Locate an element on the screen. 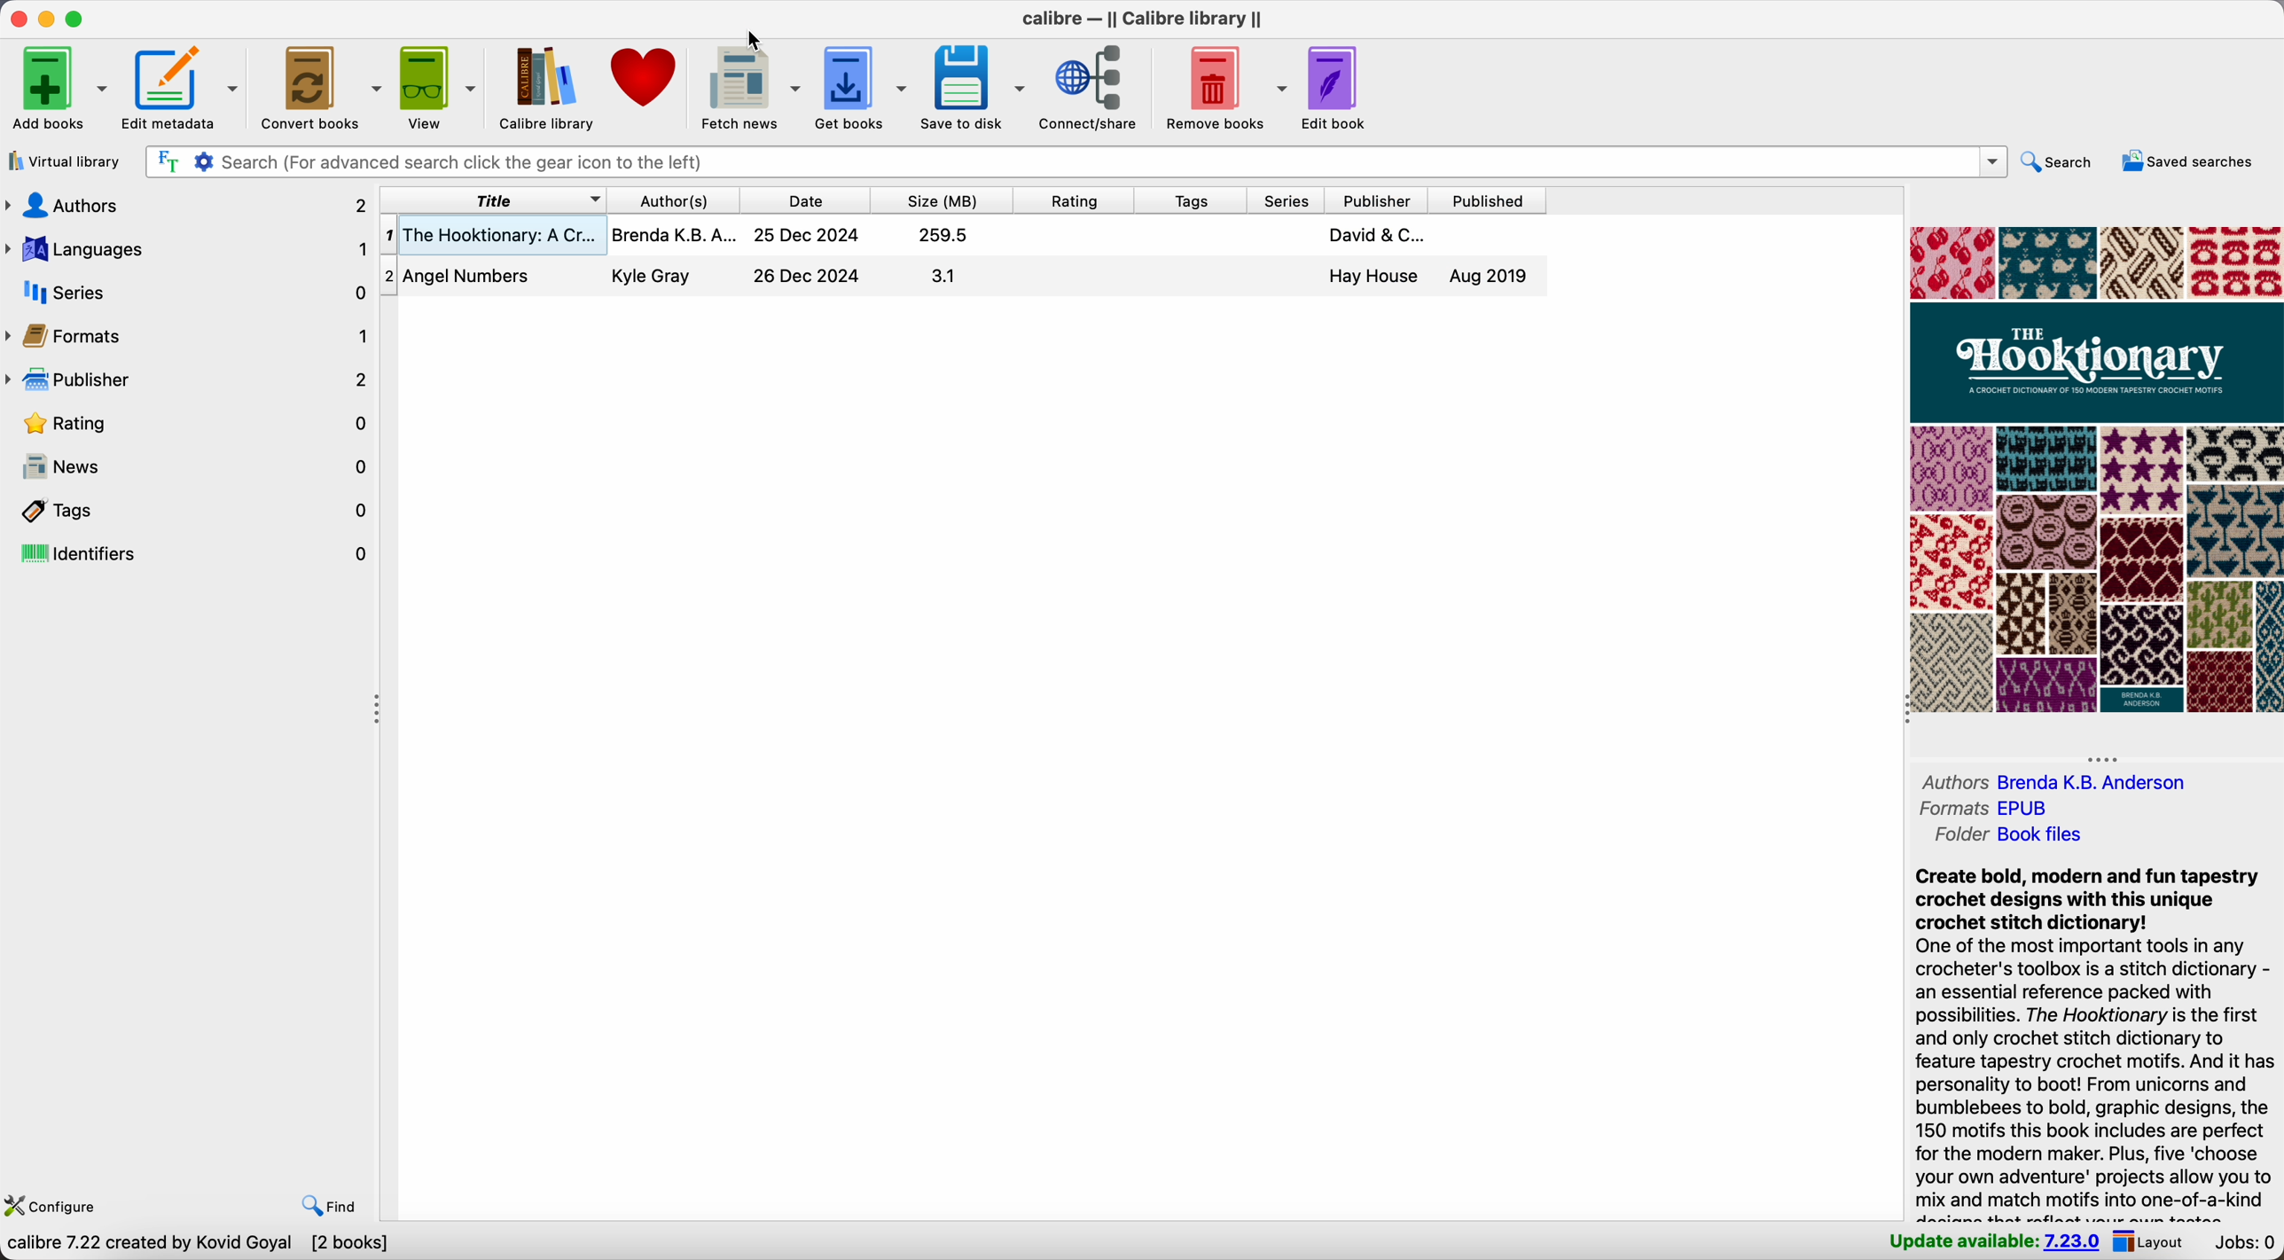 The height and width of the screenshot is (1260, 2284). edit metadata is located at coordinates (183, 90).